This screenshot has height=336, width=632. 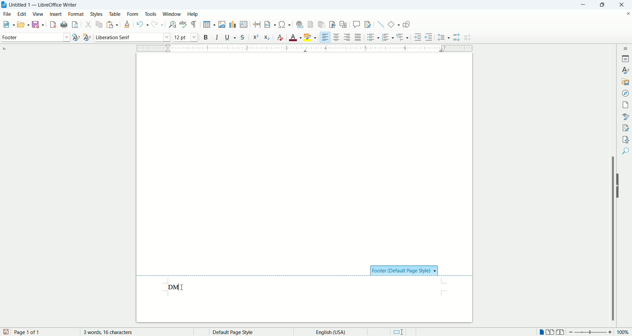 What do you see at coordinates (195, 24) in the screenshot?
I see `formatting marks` at bounding box center [195, 24].